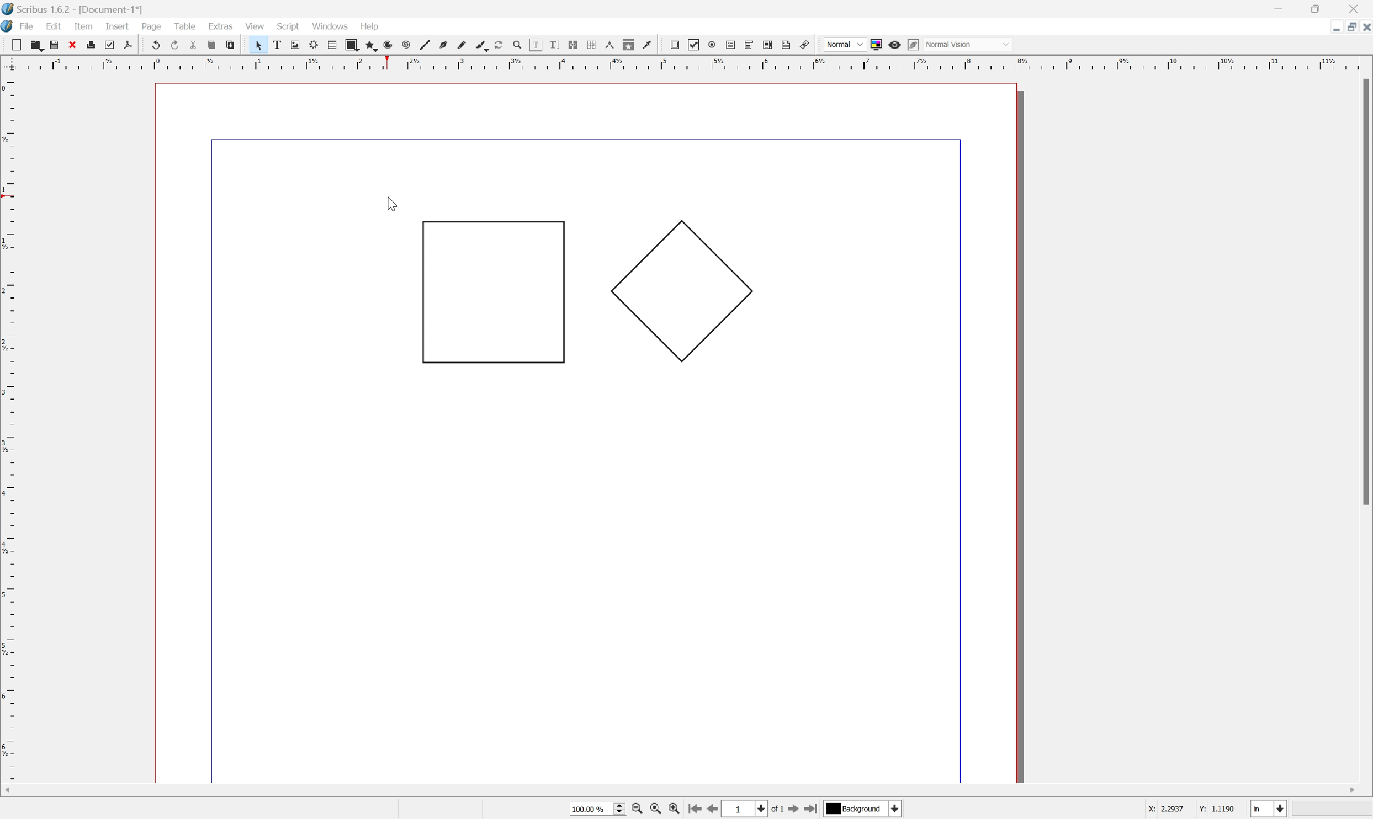  I want to click on Go to last page, so click(812, 807).